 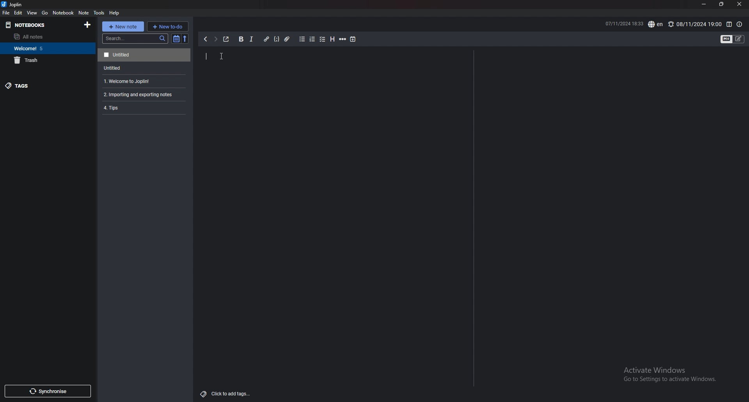 I want to click on spell check, so click(x=656, y=24).